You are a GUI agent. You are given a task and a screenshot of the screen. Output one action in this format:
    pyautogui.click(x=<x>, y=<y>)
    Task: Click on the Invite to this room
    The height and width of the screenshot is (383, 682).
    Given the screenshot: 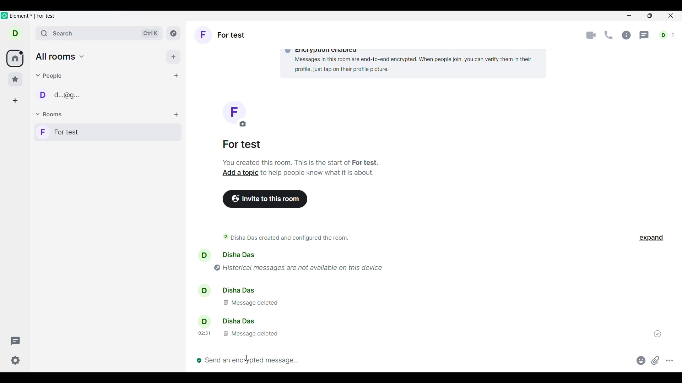 What is the action you would take?
    pyautogui.click(x=266, y=199)
    